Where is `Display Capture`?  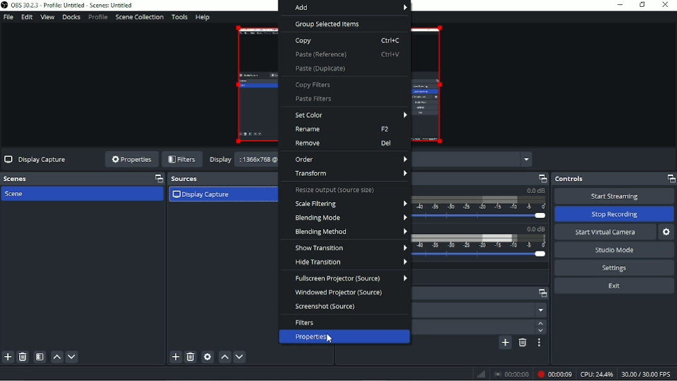 Display Capture is located at coordinates (35, 159).